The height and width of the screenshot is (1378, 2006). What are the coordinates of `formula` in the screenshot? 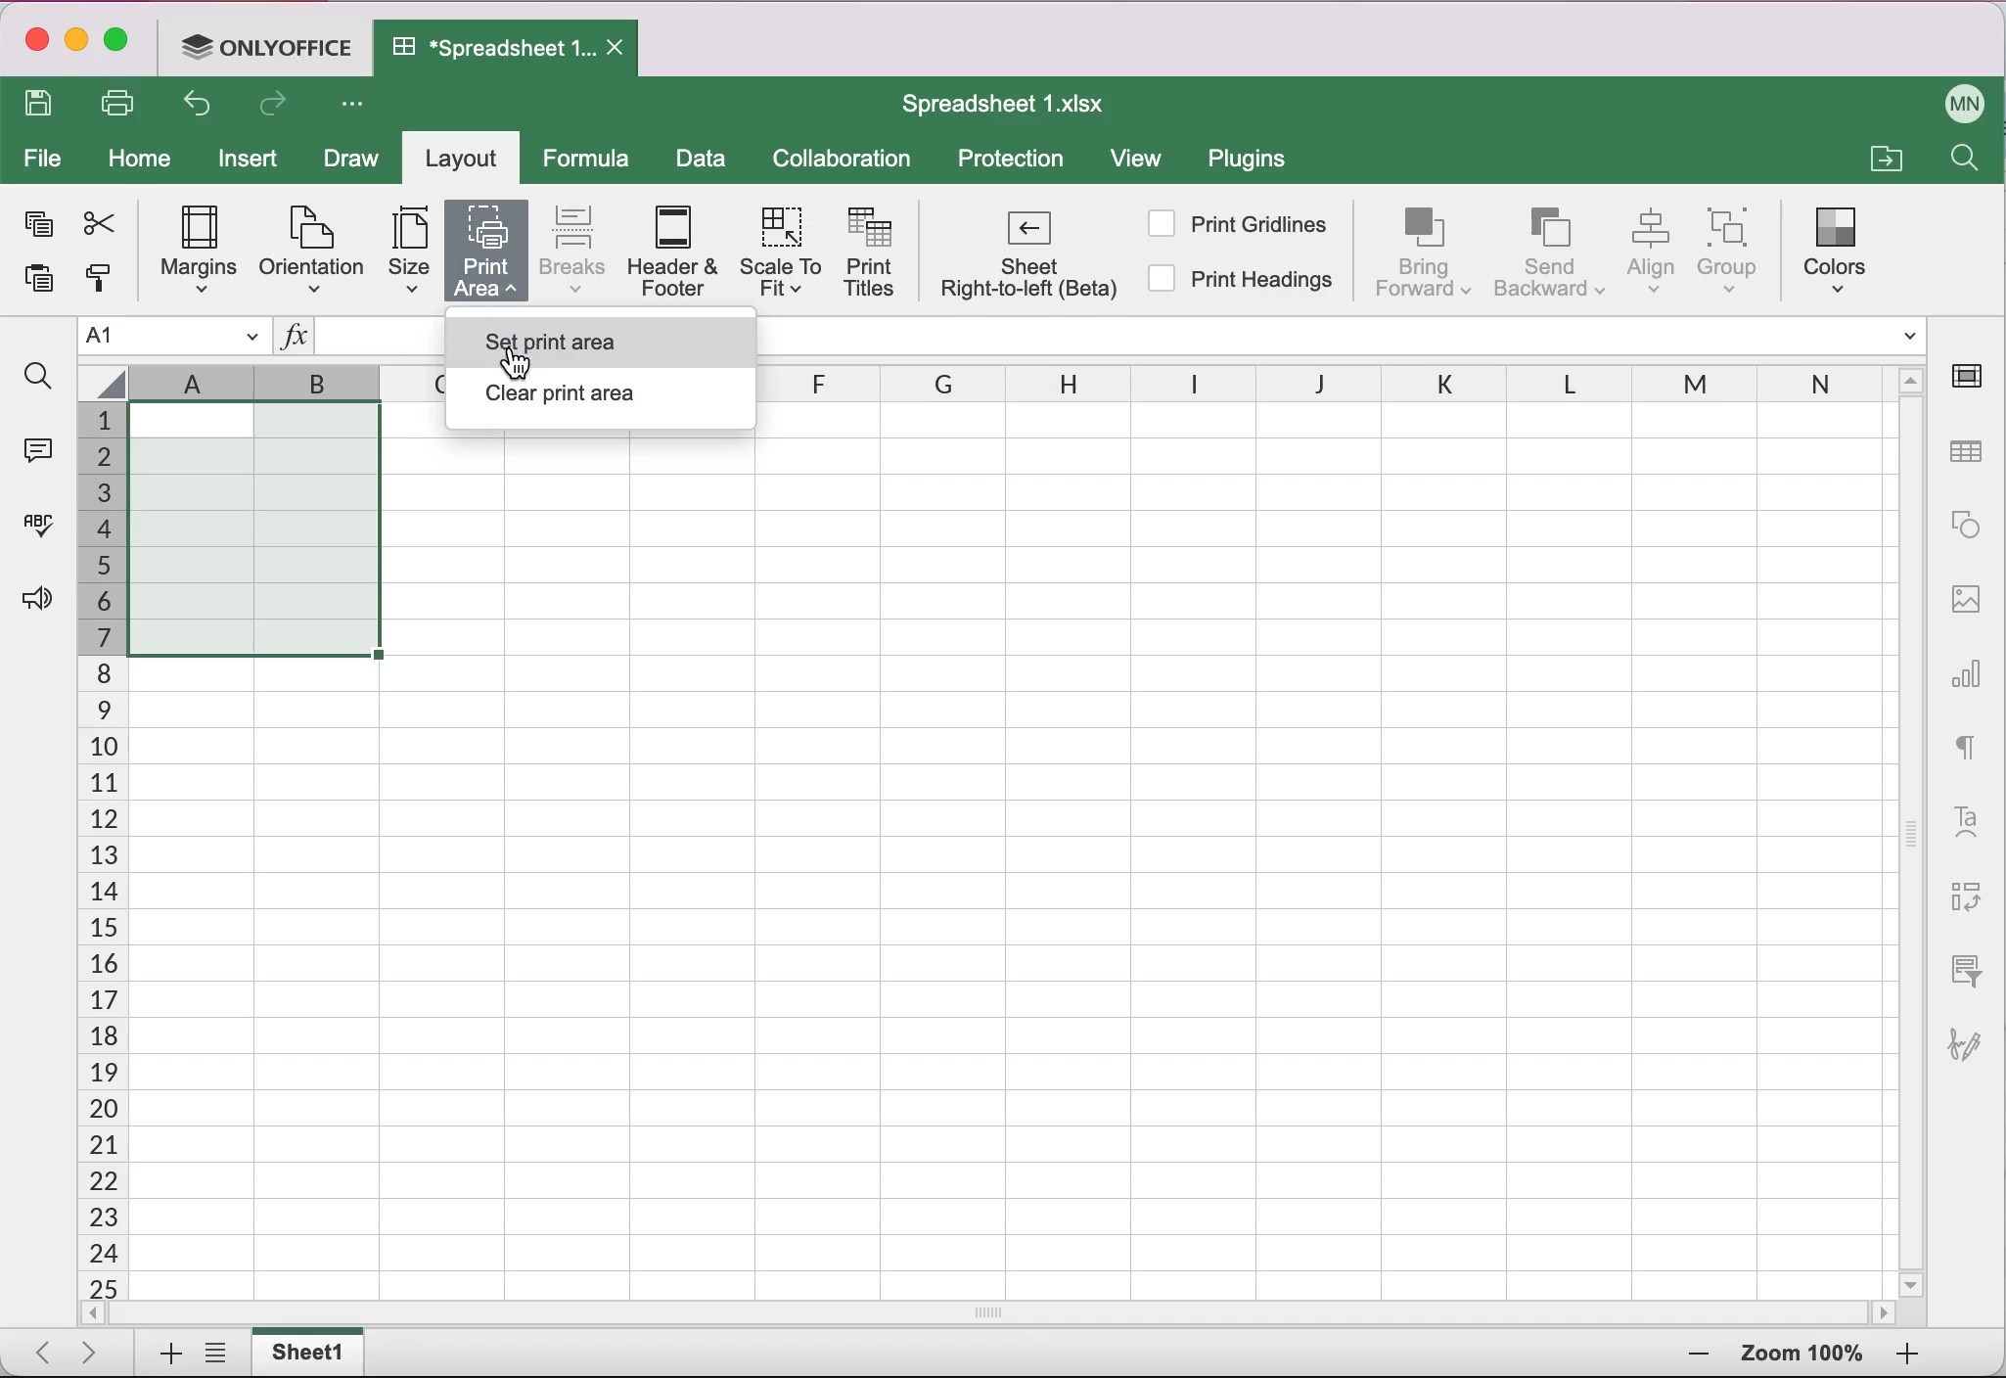 It's located at (592, 159).